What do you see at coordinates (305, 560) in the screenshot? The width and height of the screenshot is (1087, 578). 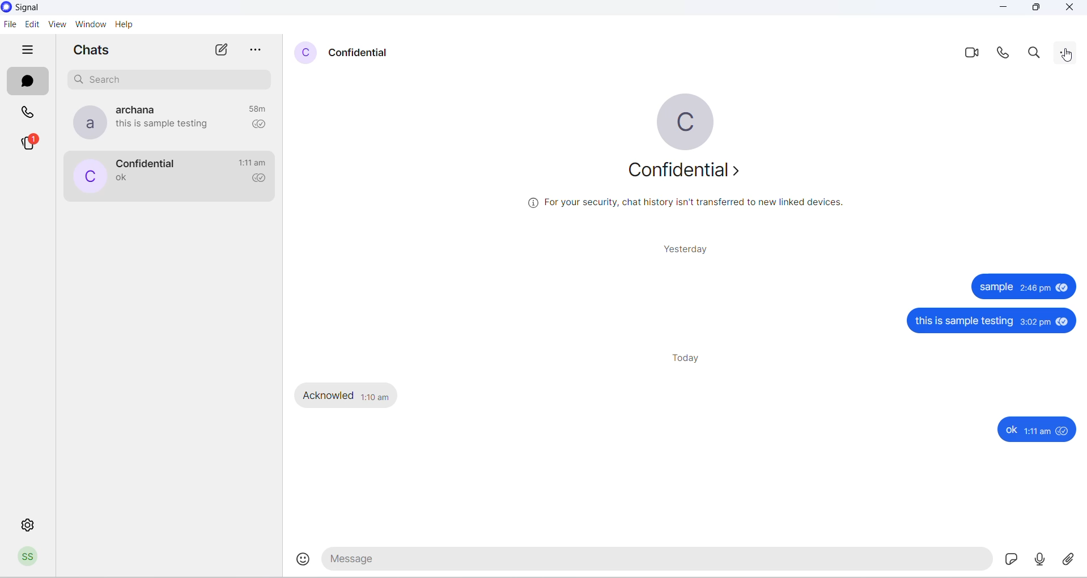 I see `emojis` at bounding box center [305, 560].